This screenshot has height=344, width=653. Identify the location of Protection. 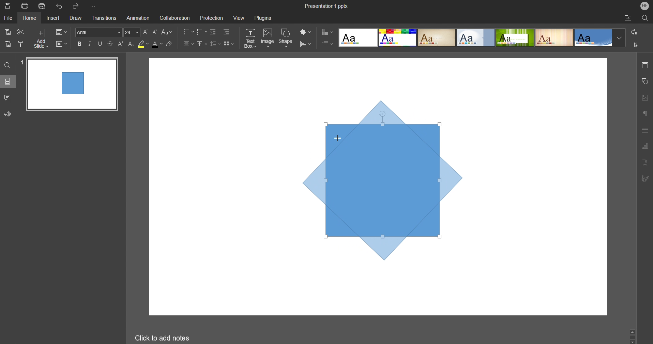
(212, 17).